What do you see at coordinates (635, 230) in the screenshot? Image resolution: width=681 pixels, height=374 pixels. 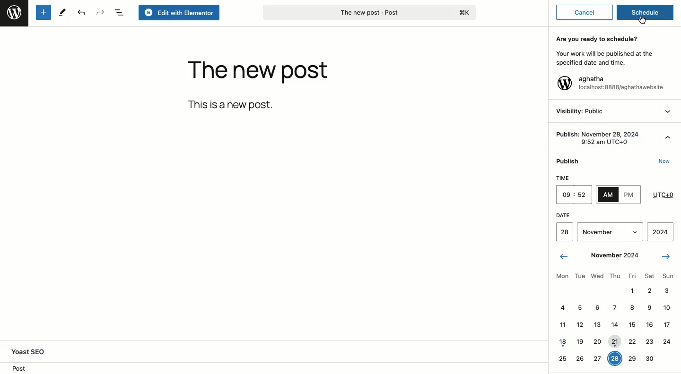 I see `Expand` at bounding box center [635, 230].